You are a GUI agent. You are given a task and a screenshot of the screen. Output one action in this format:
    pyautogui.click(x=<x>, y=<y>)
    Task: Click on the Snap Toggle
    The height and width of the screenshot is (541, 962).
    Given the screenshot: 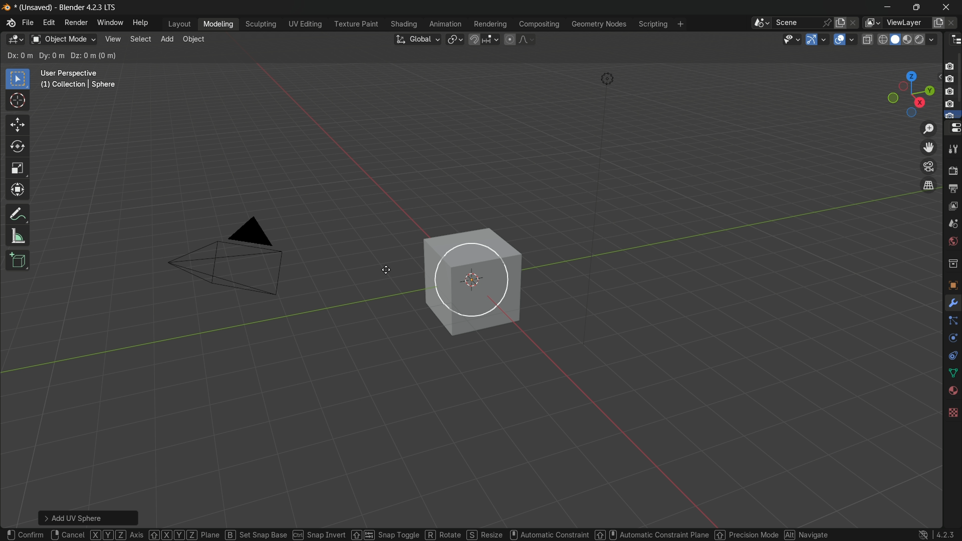 What is the action you would take?
    pyautogui.click(x=385, y=534)
    